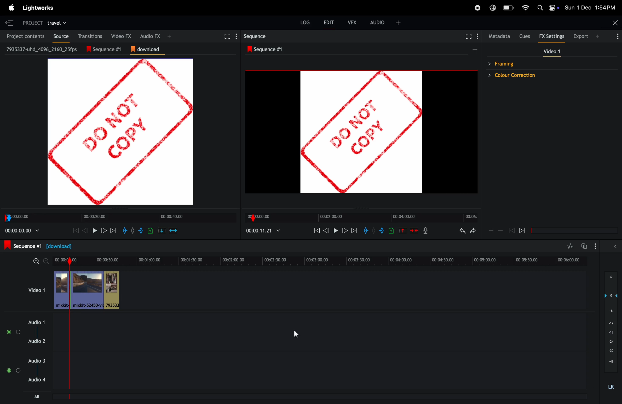 Image resolution: width=622 pixels, height=404 pixels. What do you see at coordinates (500, 230) in the screenshot?
I see `zoom in zoom out` at bounding box center [500, 230].